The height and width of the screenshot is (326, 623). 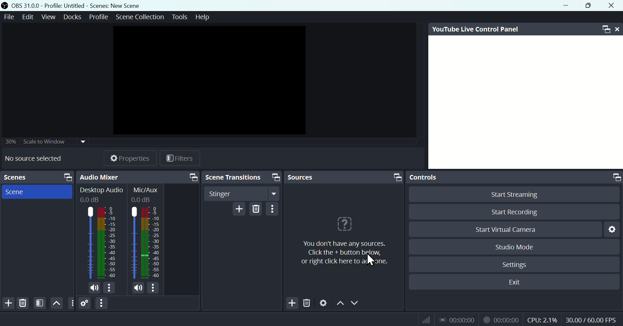 What do you see at coordinates (23, 303) in the screenshot?
I see `Delete` at bounding box center [23, 303].